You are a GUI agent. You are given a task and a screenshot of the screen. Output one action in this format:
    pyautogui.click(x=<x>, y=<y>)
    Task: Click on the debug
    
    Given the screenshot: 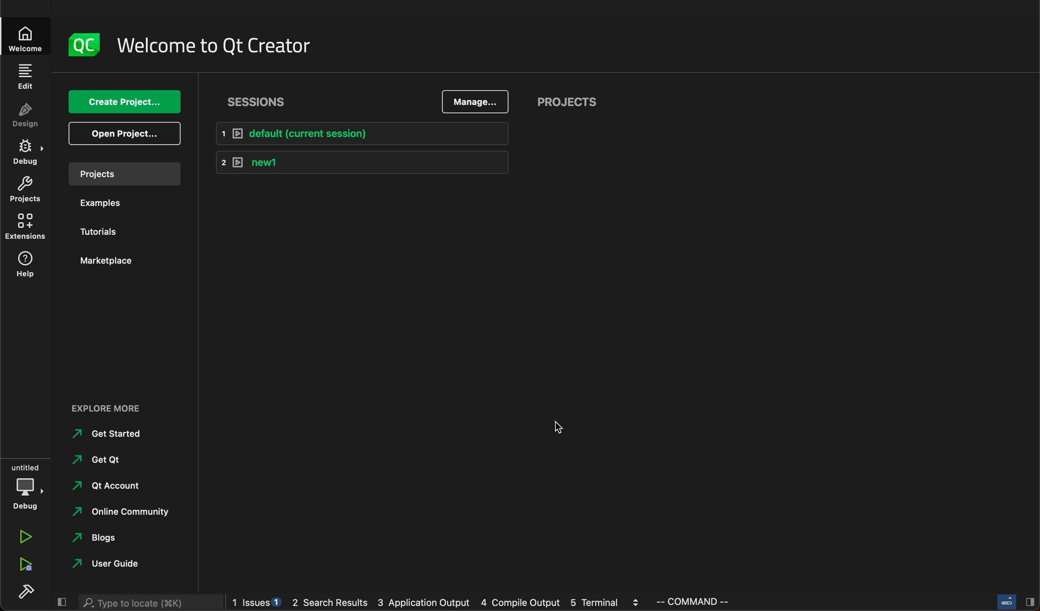 What is the action you would take?
    pyautogui.click(x=28, y=487)
    